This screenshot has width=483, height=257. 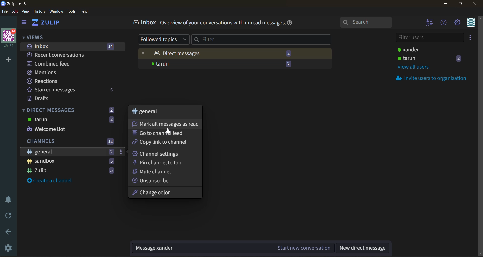 I want to click on window, so click(x=57, y=12).